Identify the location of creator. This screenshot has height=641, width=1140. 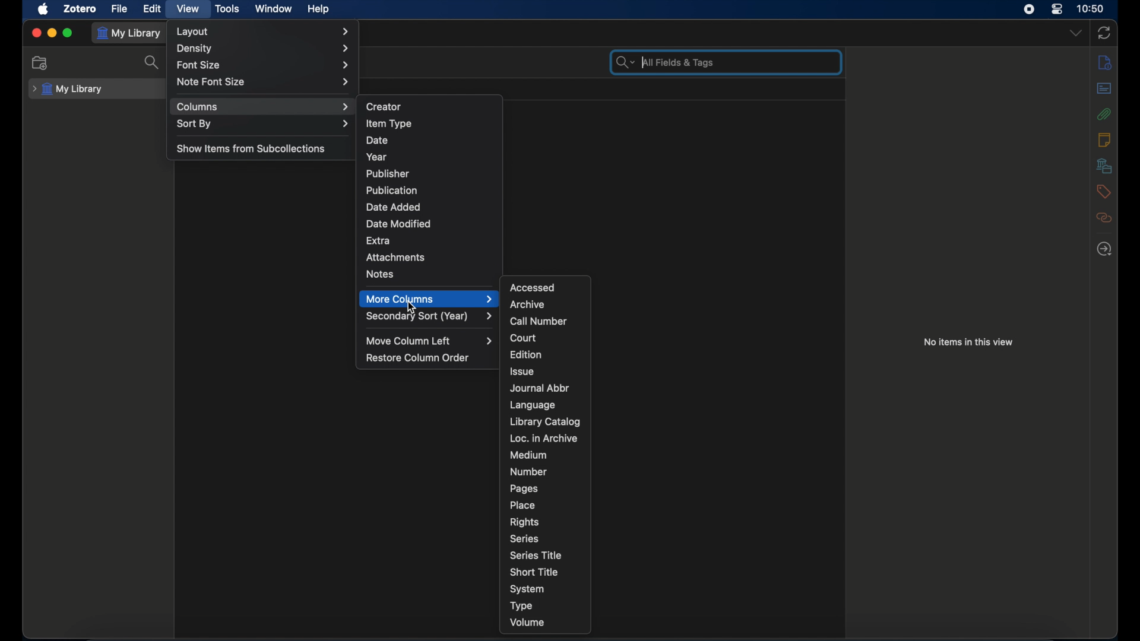
(384, 106).